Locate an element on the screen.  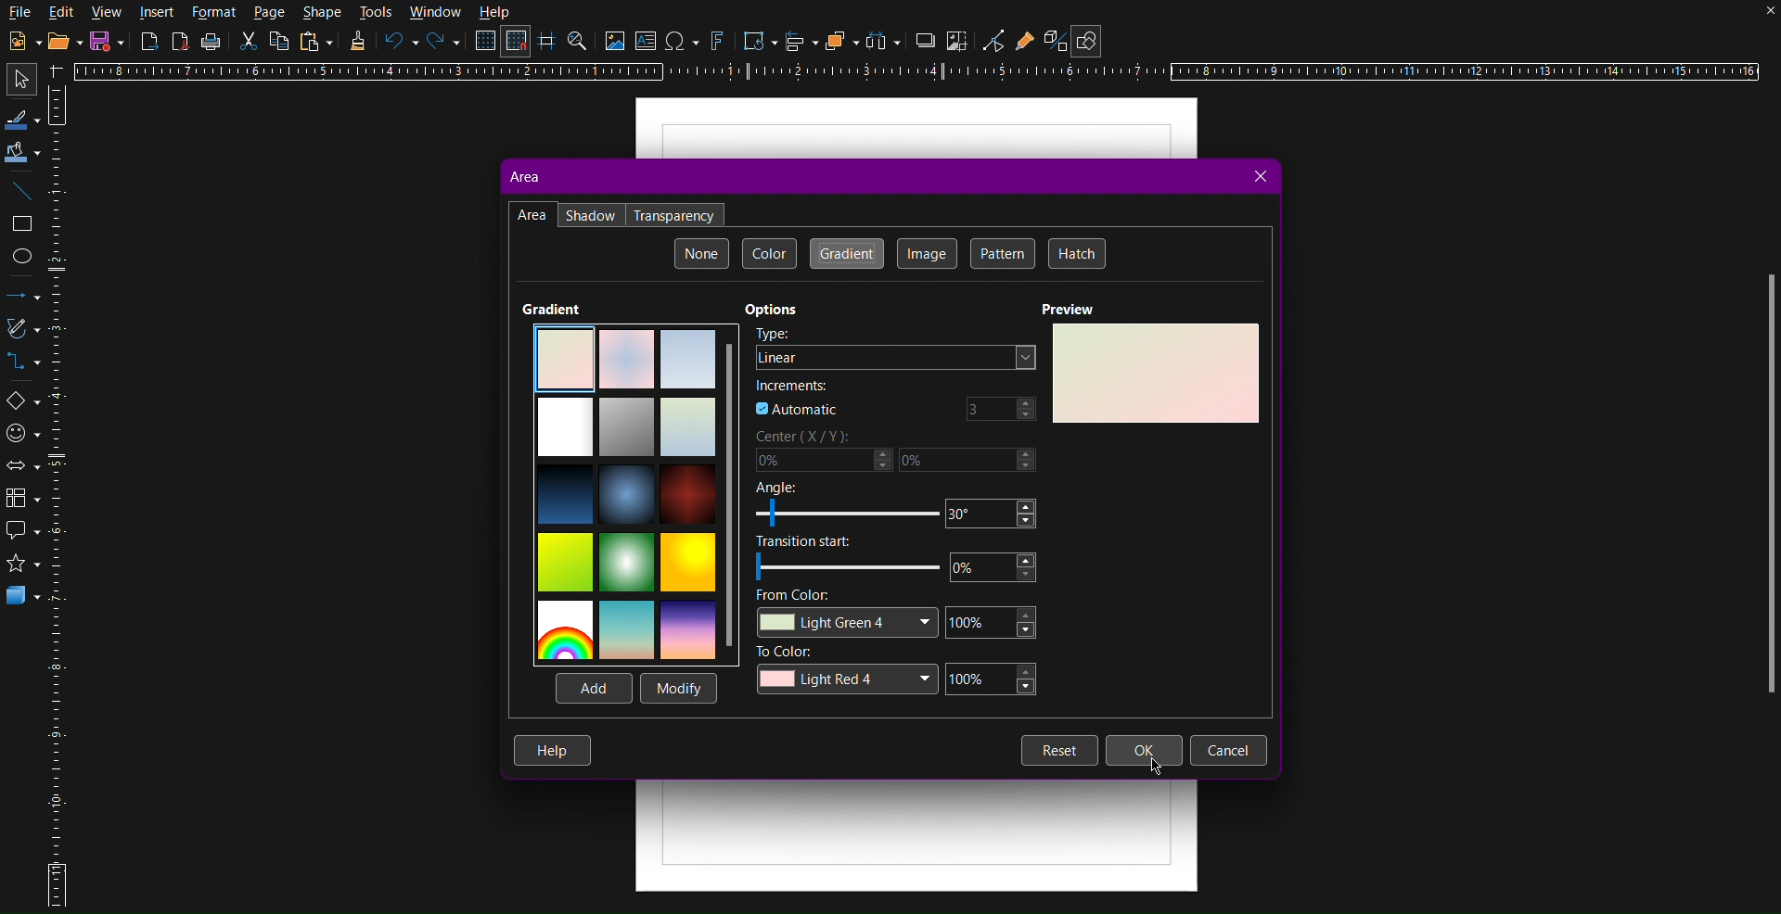
Add is located at coordinates (595, 690).